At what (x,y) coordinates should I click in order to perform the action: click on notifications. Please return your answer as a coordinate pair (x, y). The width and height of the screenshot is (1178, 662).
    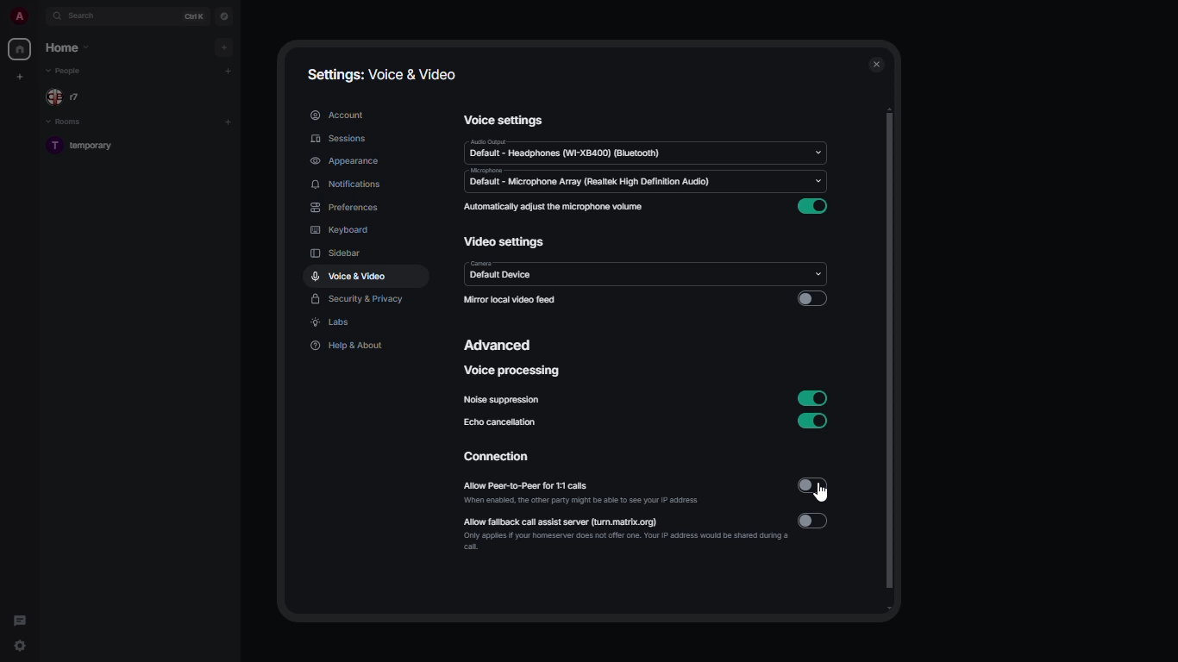
    Looking at the image, I should click on (347, 185).